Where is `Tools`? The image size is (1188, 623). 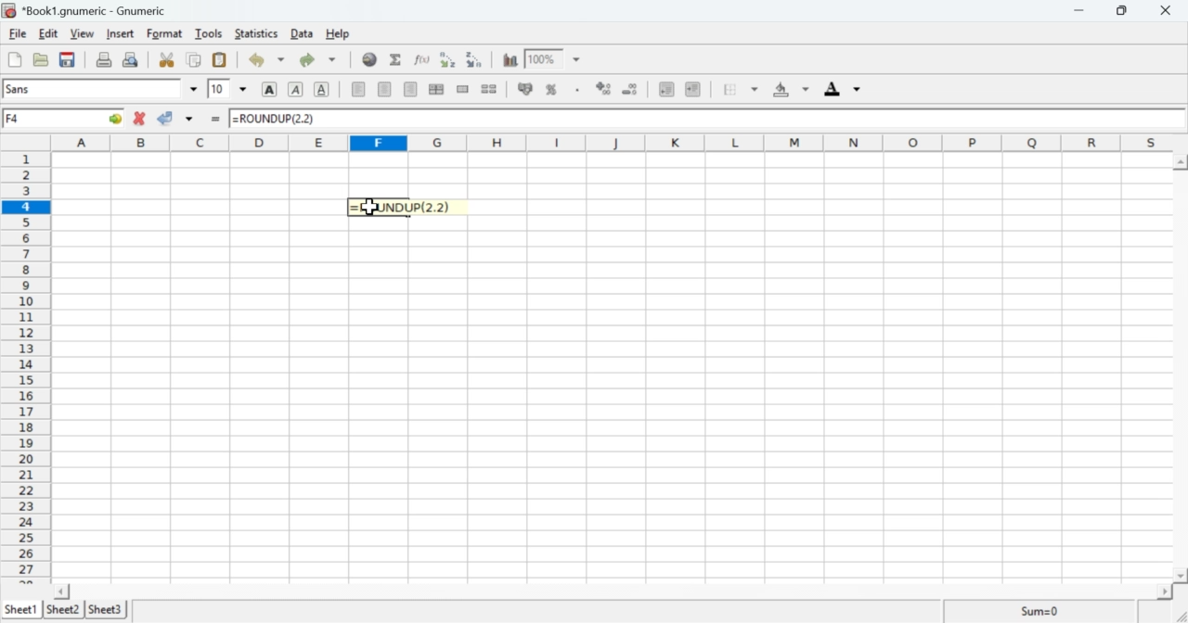 Tools is located at coordinates (210, 33).